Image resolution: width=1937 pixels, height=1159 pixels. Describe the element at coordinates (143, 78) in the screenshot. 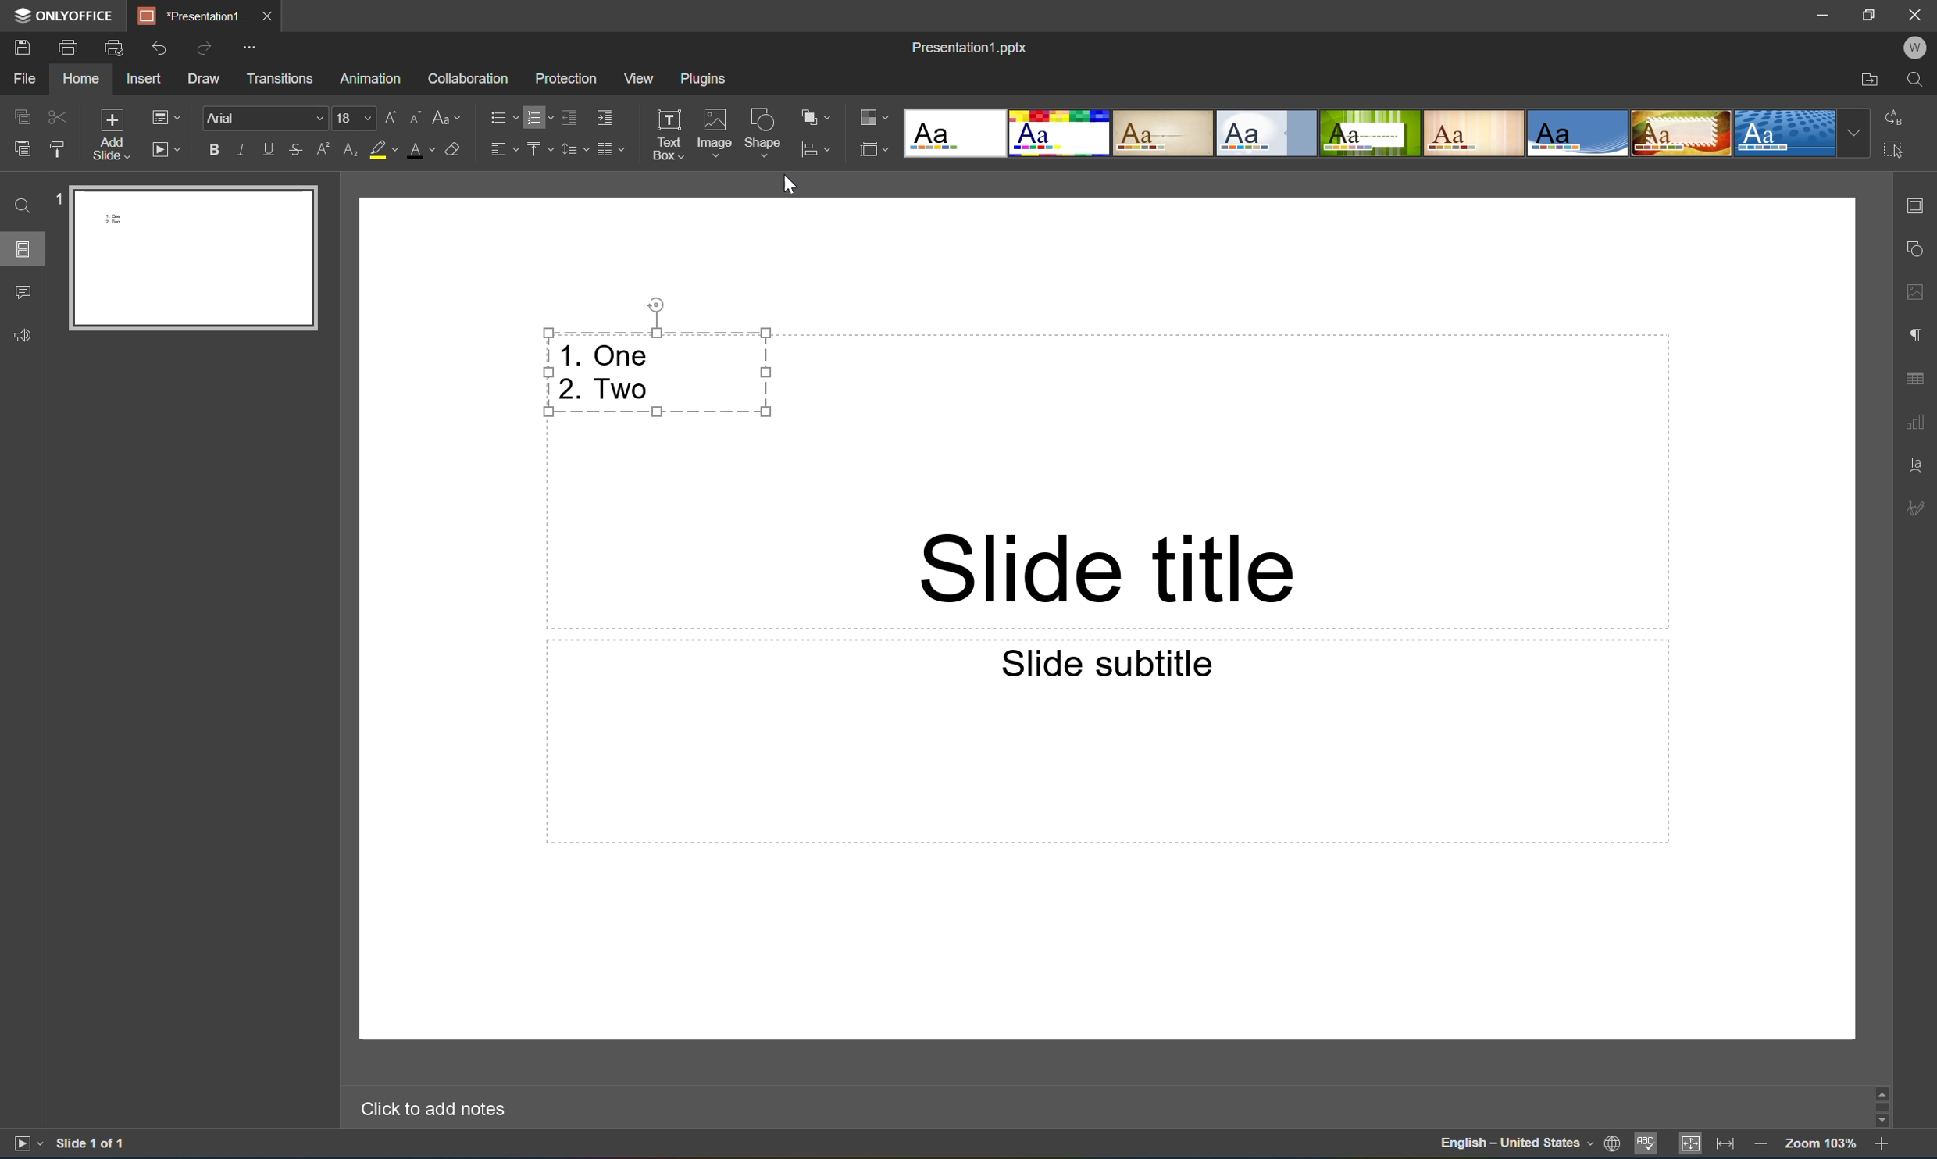

I see `Insert` at that location.